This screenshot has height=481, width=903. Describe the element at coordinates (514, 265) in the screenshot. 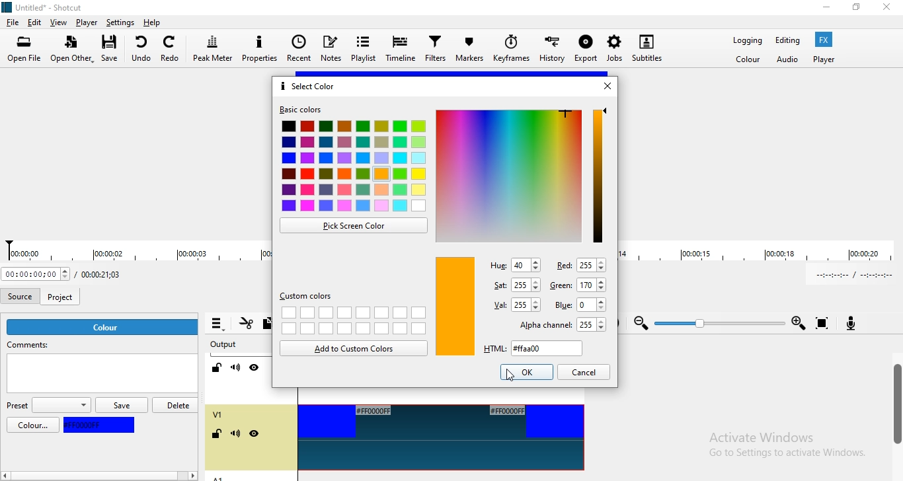

I see `hue` at that location.